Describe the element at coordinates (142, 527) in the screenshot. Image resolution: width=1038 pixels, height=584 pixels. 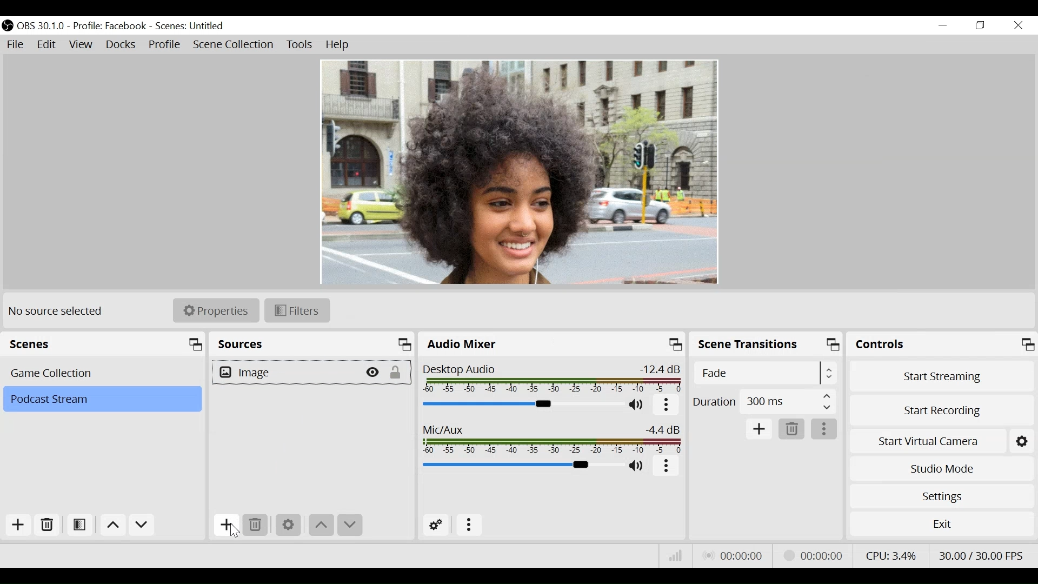
I see `Move Down` at that location.